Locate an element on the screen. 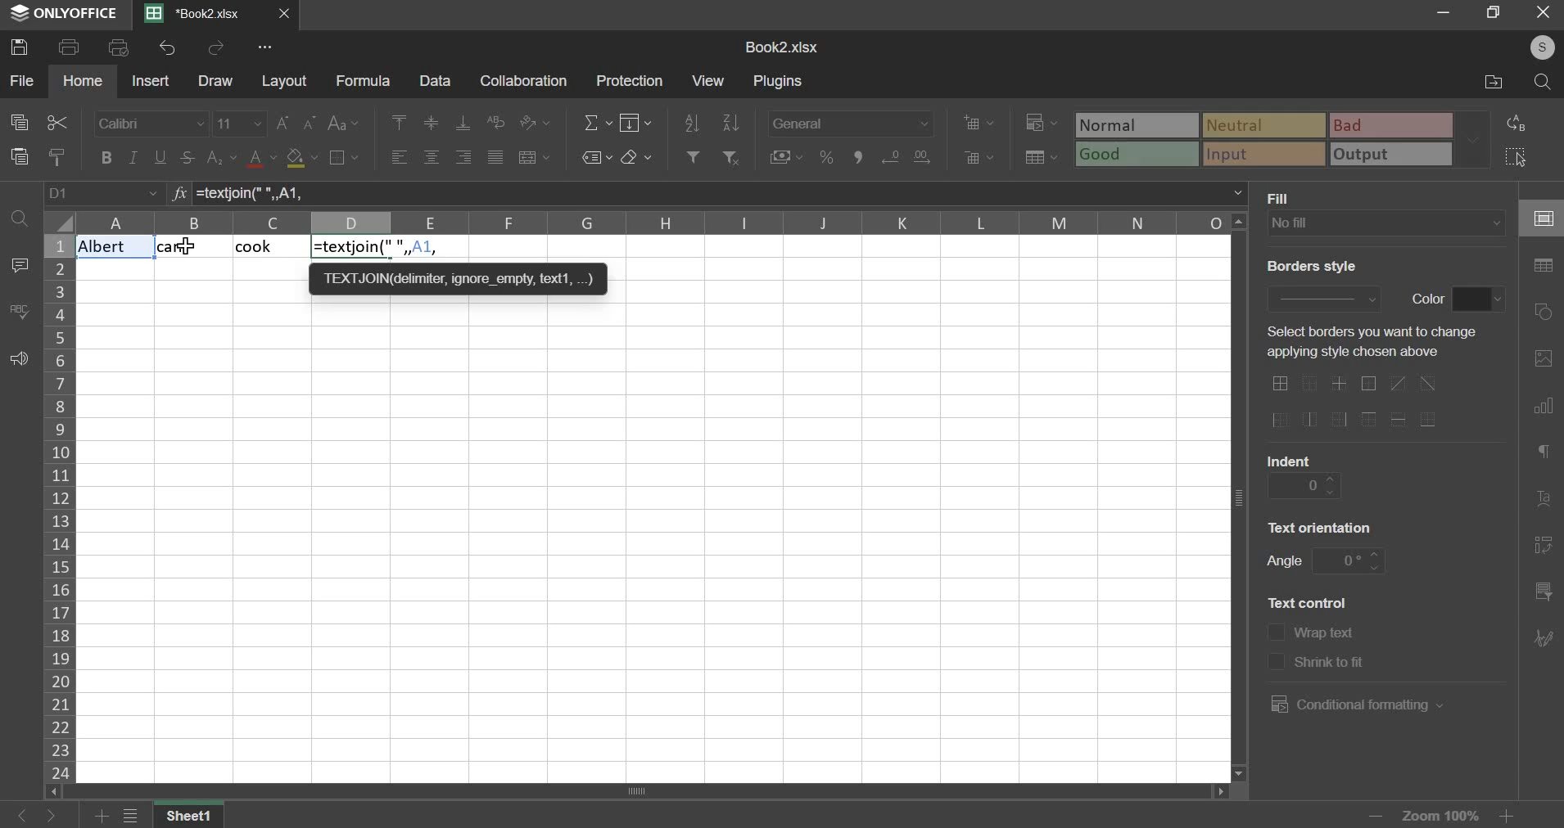  sum is located at coordinates (598, 121).